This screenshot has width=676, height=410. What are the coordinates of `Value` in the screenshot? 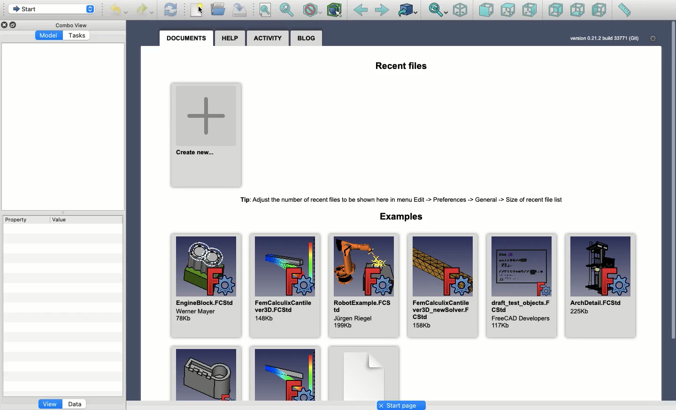 It's located at (61, 220).